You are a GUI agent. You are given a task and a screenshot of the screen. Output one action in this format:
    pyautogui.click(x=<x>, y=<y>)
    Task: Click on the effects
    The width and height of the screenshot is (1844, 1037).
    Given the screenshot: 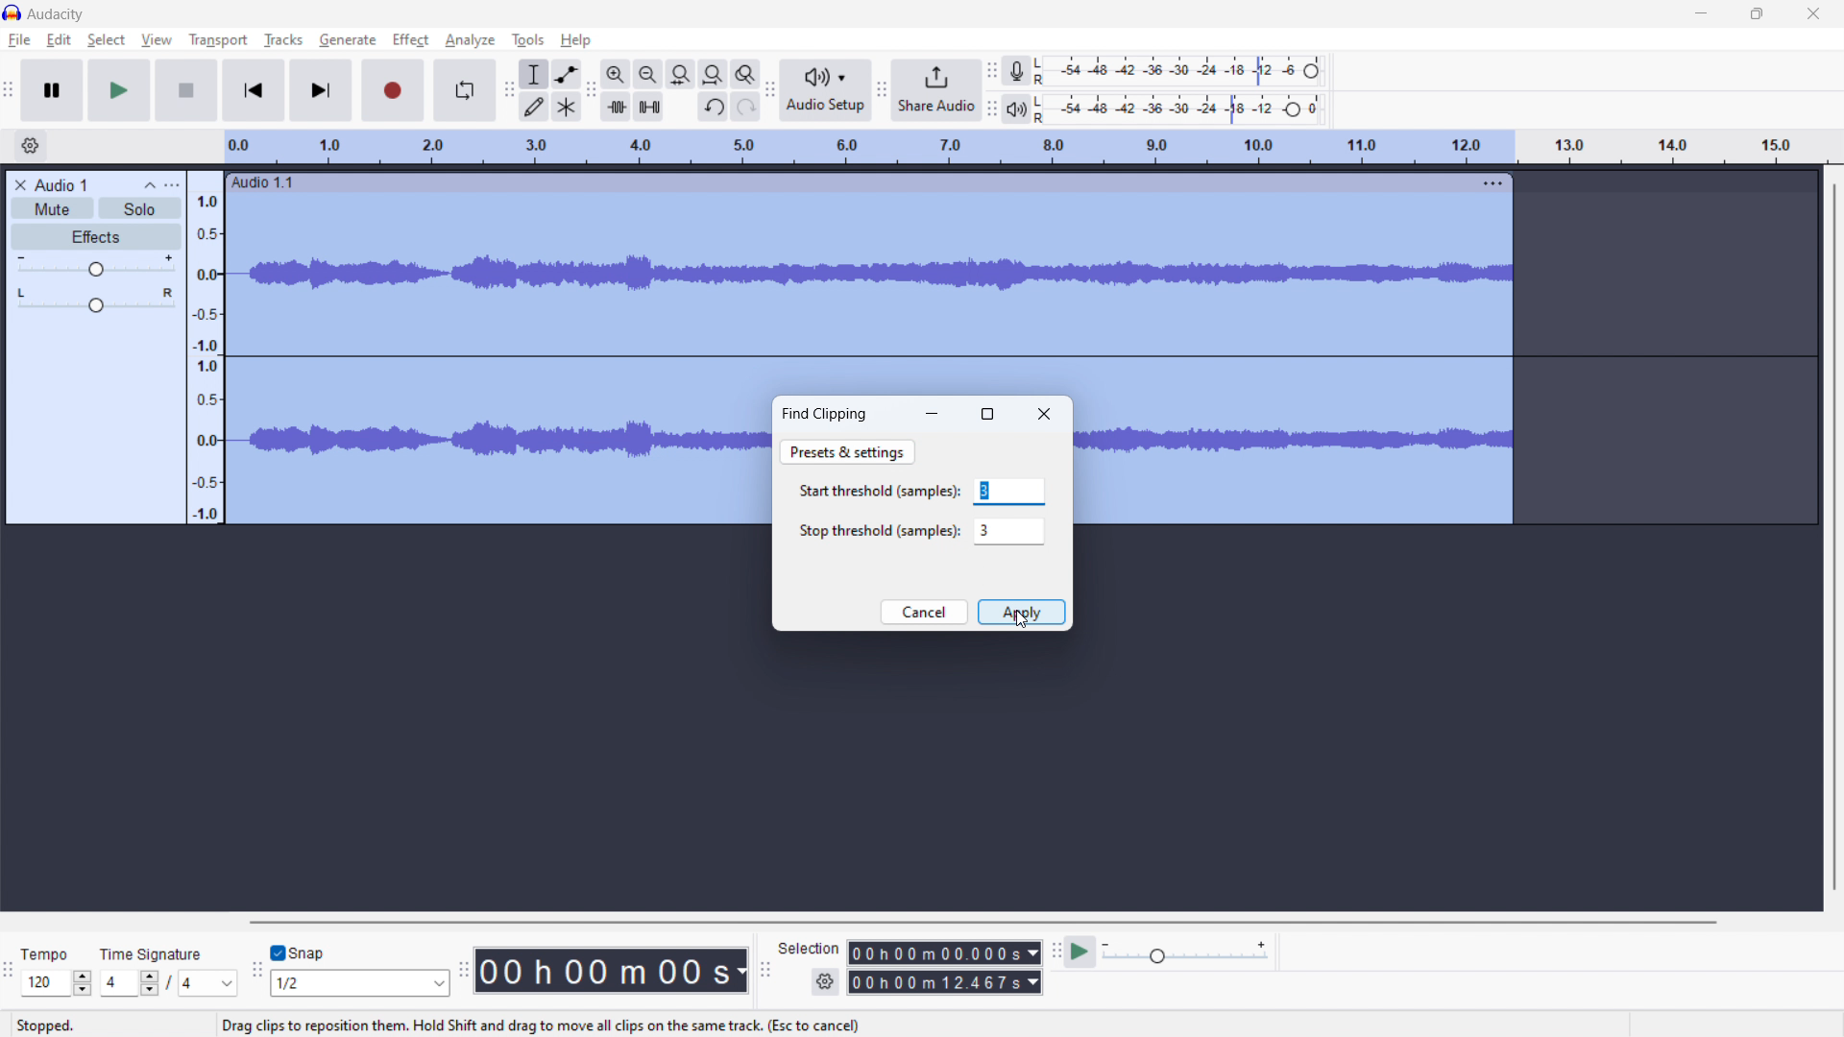 What is the action you would take?
    pyautogui.click(x=95, y=236)
    